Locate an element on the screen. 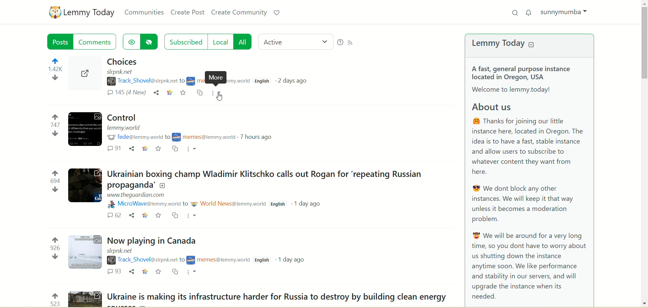  sunnymumba(account) is located at coordinates (566, 12).